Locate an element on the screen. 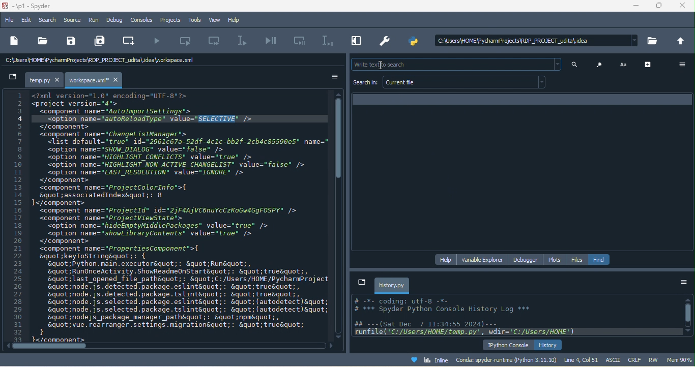 The width and height of the screenshot is (695, 367). preferences is located at coordinates (386, 40).